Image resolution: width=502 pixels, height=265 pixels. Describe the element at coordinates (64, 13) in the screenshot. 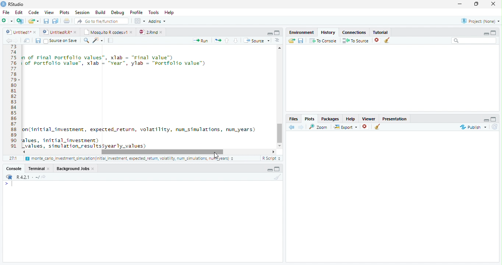

I see `Plots` at that location.